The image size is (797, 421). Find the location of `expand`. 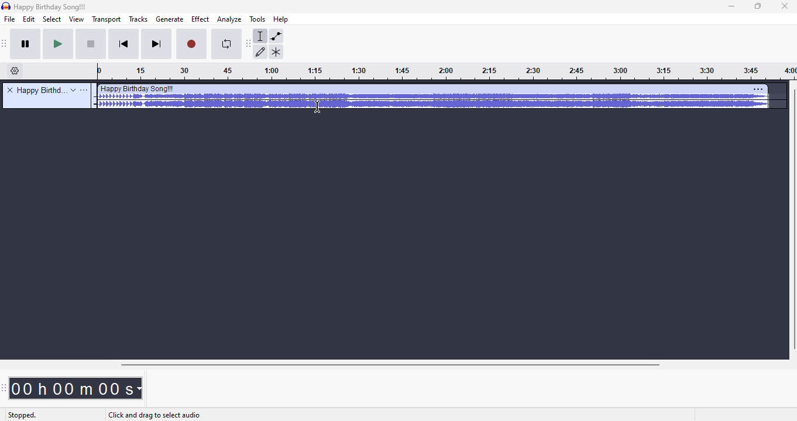

expand is located at coordinates (73, 90).